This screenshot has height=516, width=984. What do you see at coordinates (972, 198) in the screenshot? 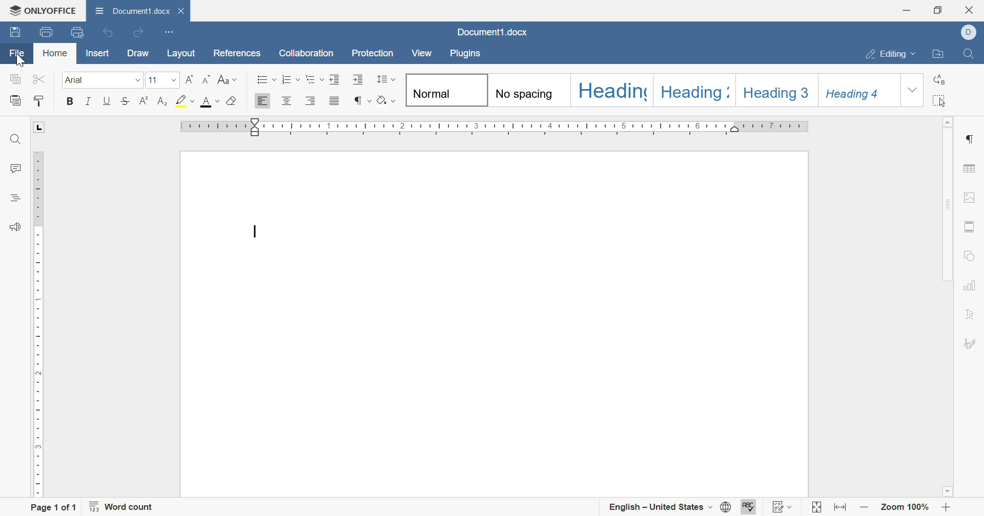
I see `image settings` at bounding box center [972, 198].